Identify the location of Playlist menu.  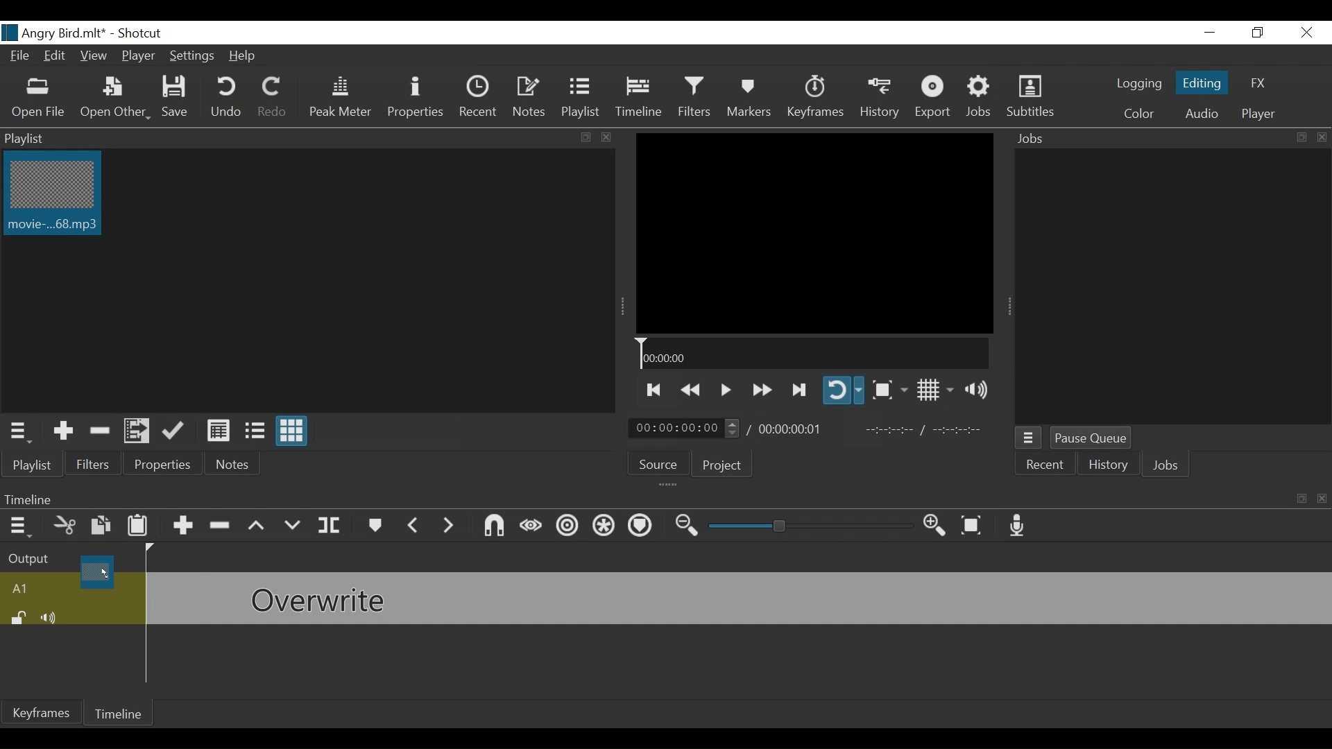
(24, 431).